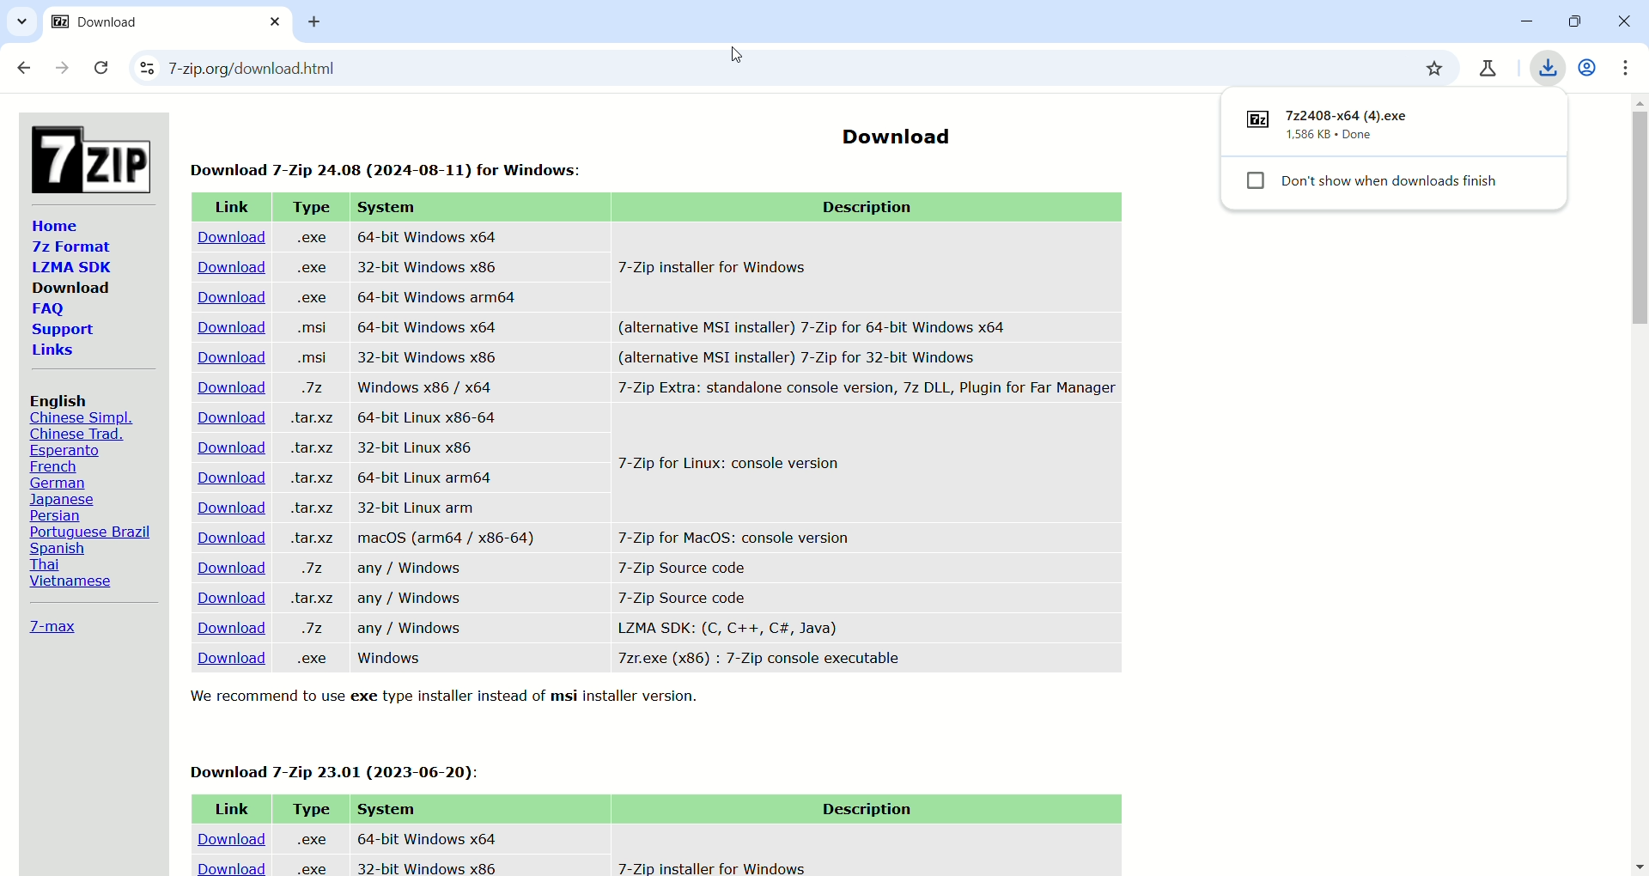  What do you see at coordinates (439, 297) in the screenshot?
I see `64-bit Windows arm64` at bounding box center [439, 297].